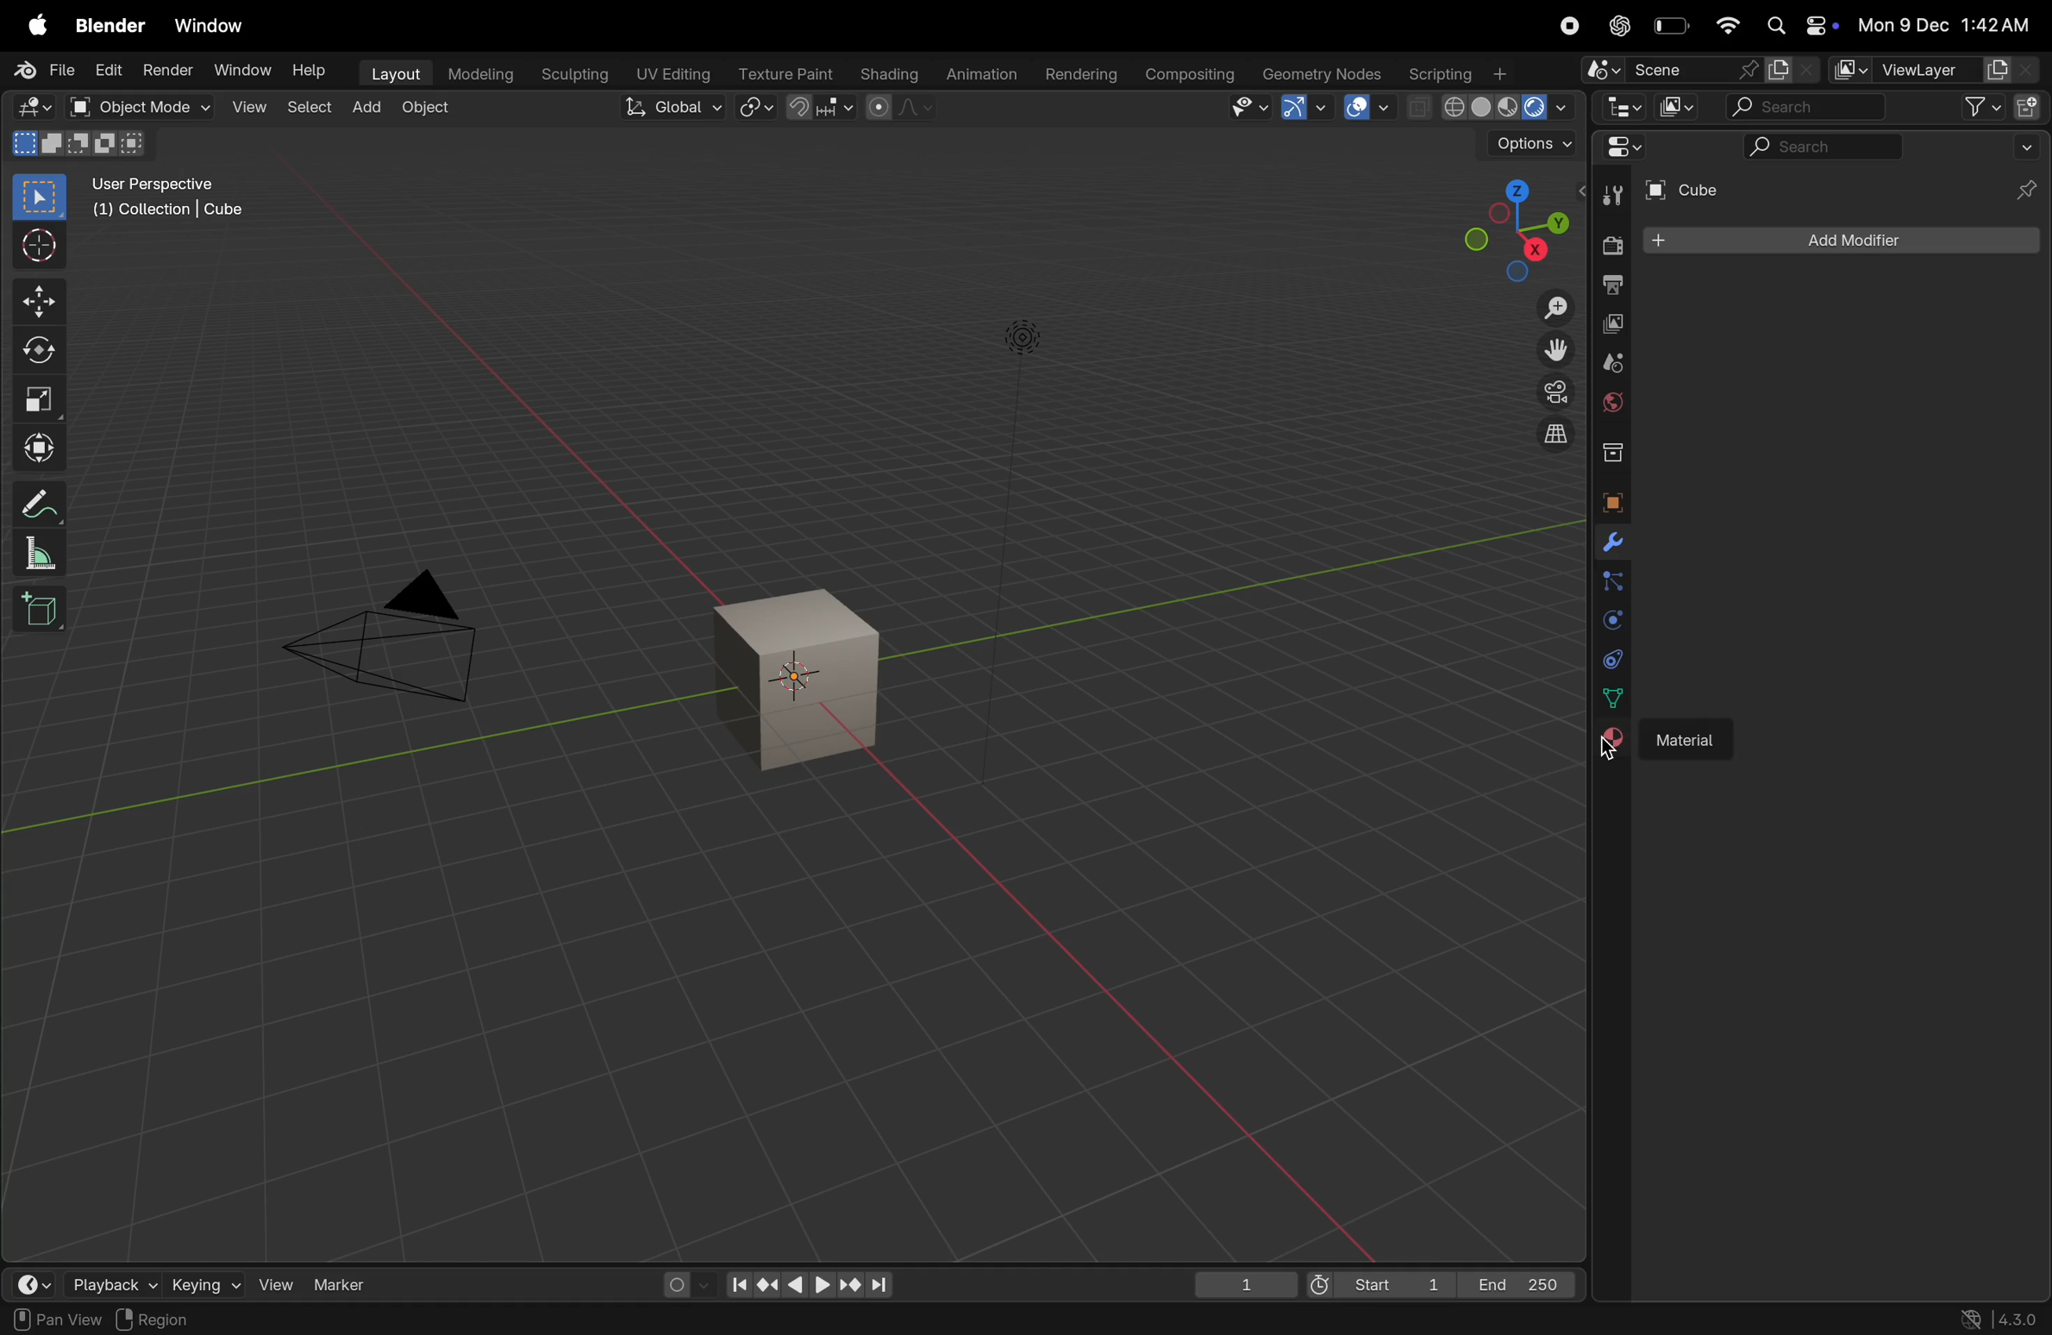 The image size is (2052, 1335). Describe the element at coordinates (1375, 1287) in the screenshot. I see `Start1` at that location.